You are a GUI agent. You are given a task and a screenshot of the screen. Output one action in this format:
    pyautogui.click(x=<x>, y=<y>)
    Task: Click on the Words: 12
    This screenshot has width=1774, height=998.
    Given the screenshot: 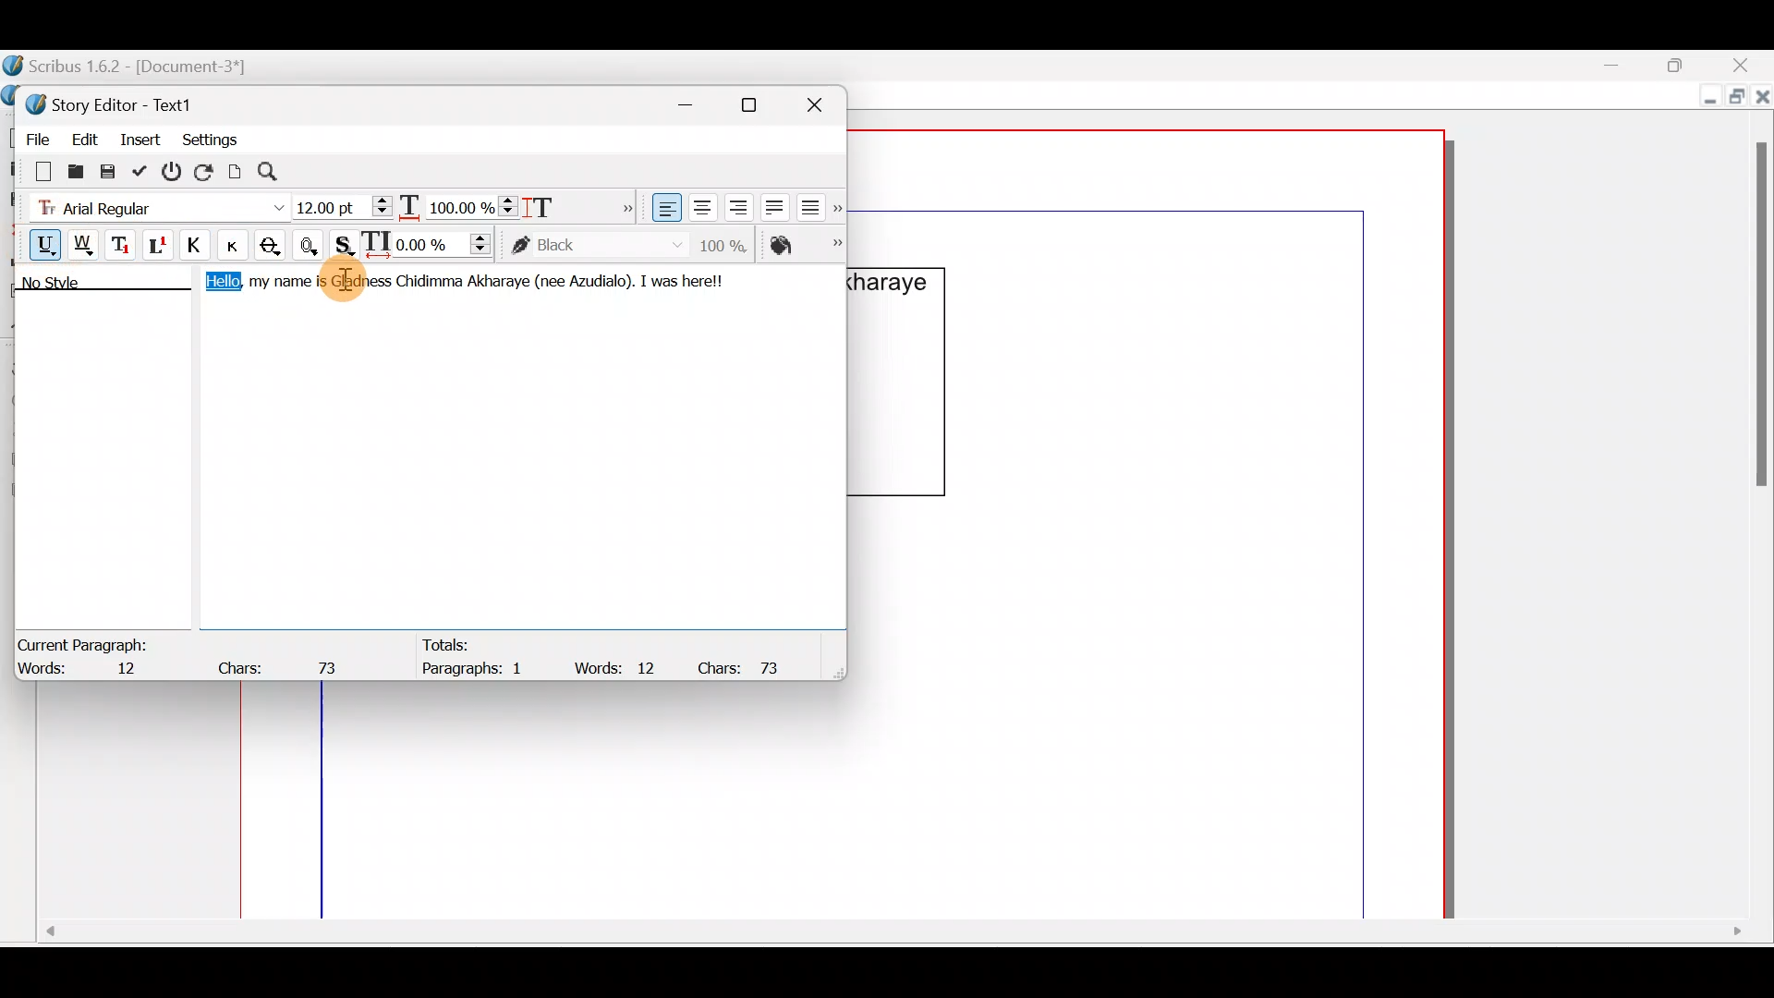 What is the action you would take?
    pyautogui.click(x=88, y=670)
    